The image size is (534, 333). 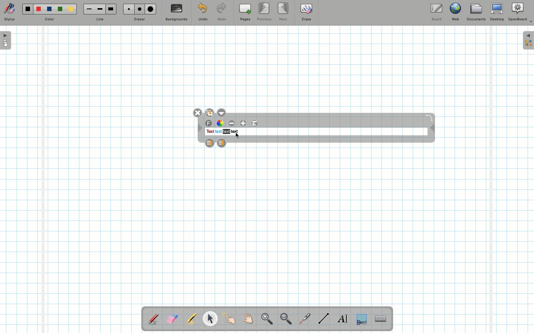 What do you see at coordinates (476, 13) in the screenshot?
I see `Documents` at bounding box center [476, 13].